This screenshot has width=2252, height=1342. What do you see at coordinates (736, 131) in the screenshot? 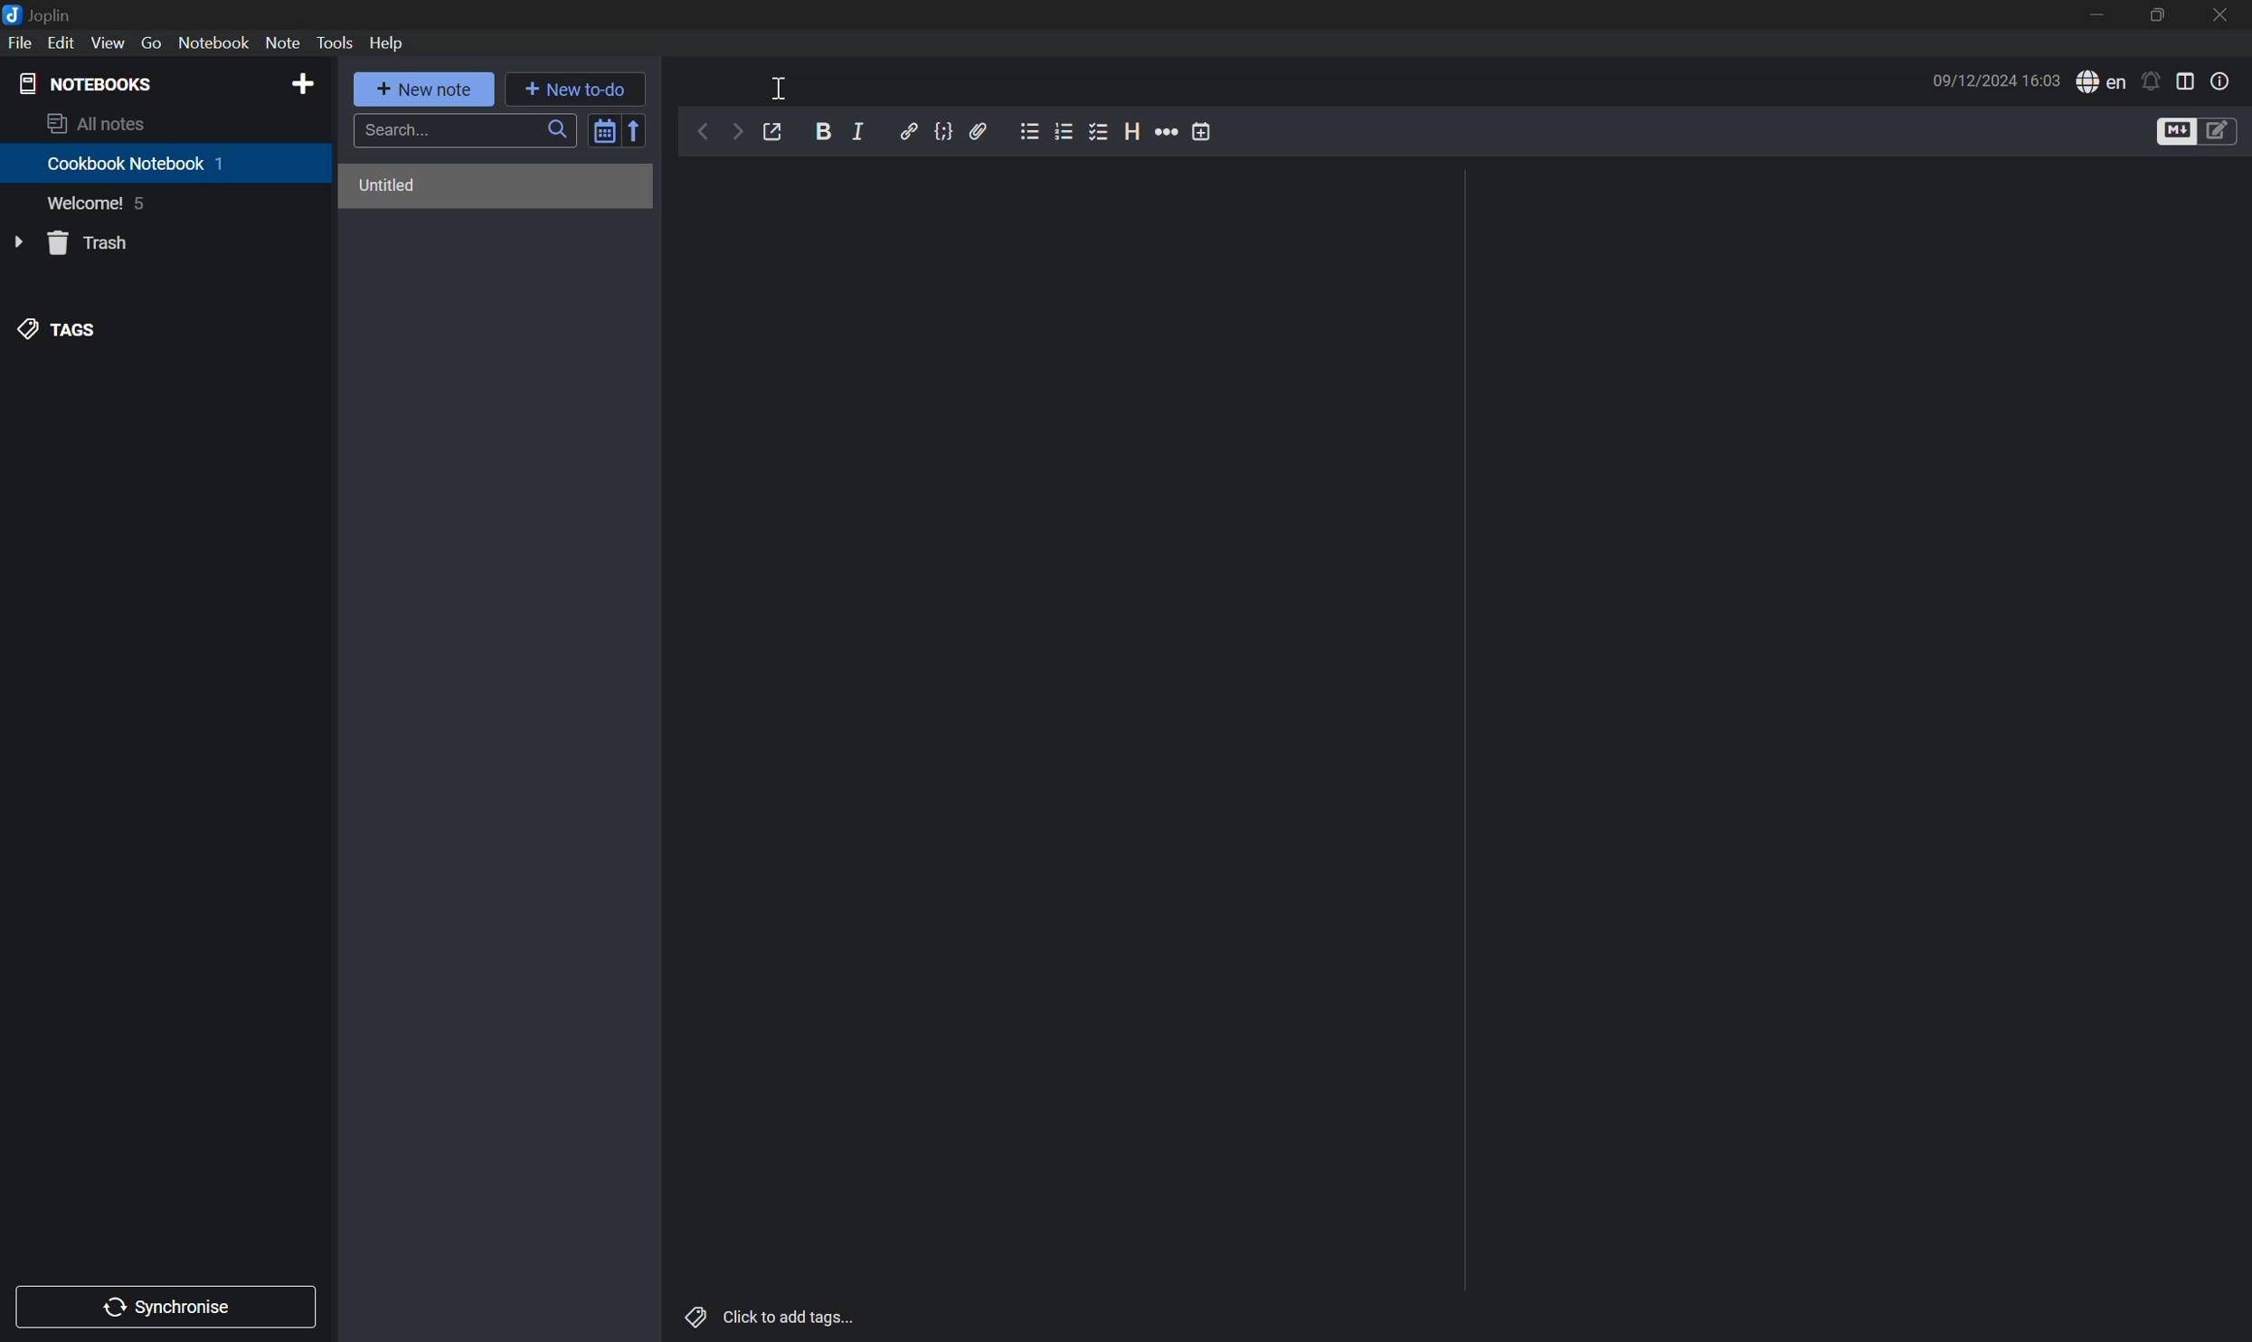
I see `Forward` at bounding box center [736, 131].